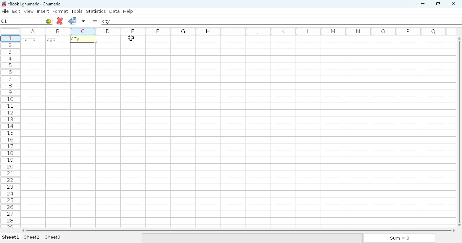 The width and height of the screenshot is (462, 243). Describe the element at coordinates (282, 21) in the screenshot. I see `formula bar` at that location.